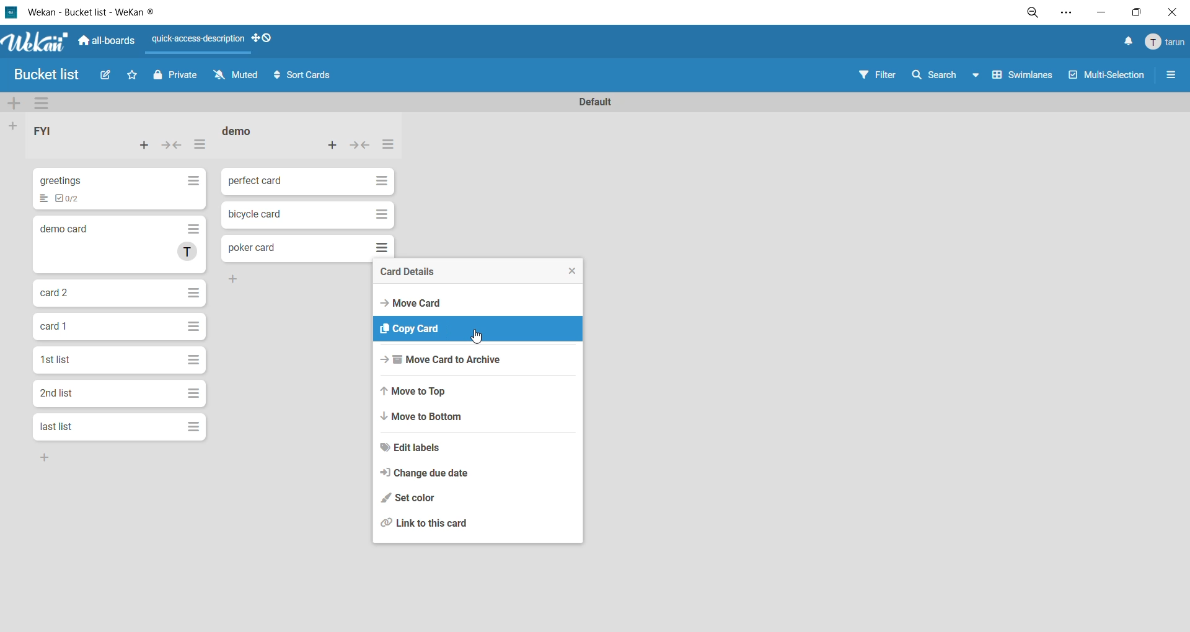  What do you see at coordinates (1125, 42) in the screenshot?
I see `notifications` at bounding box center [1125, 42].